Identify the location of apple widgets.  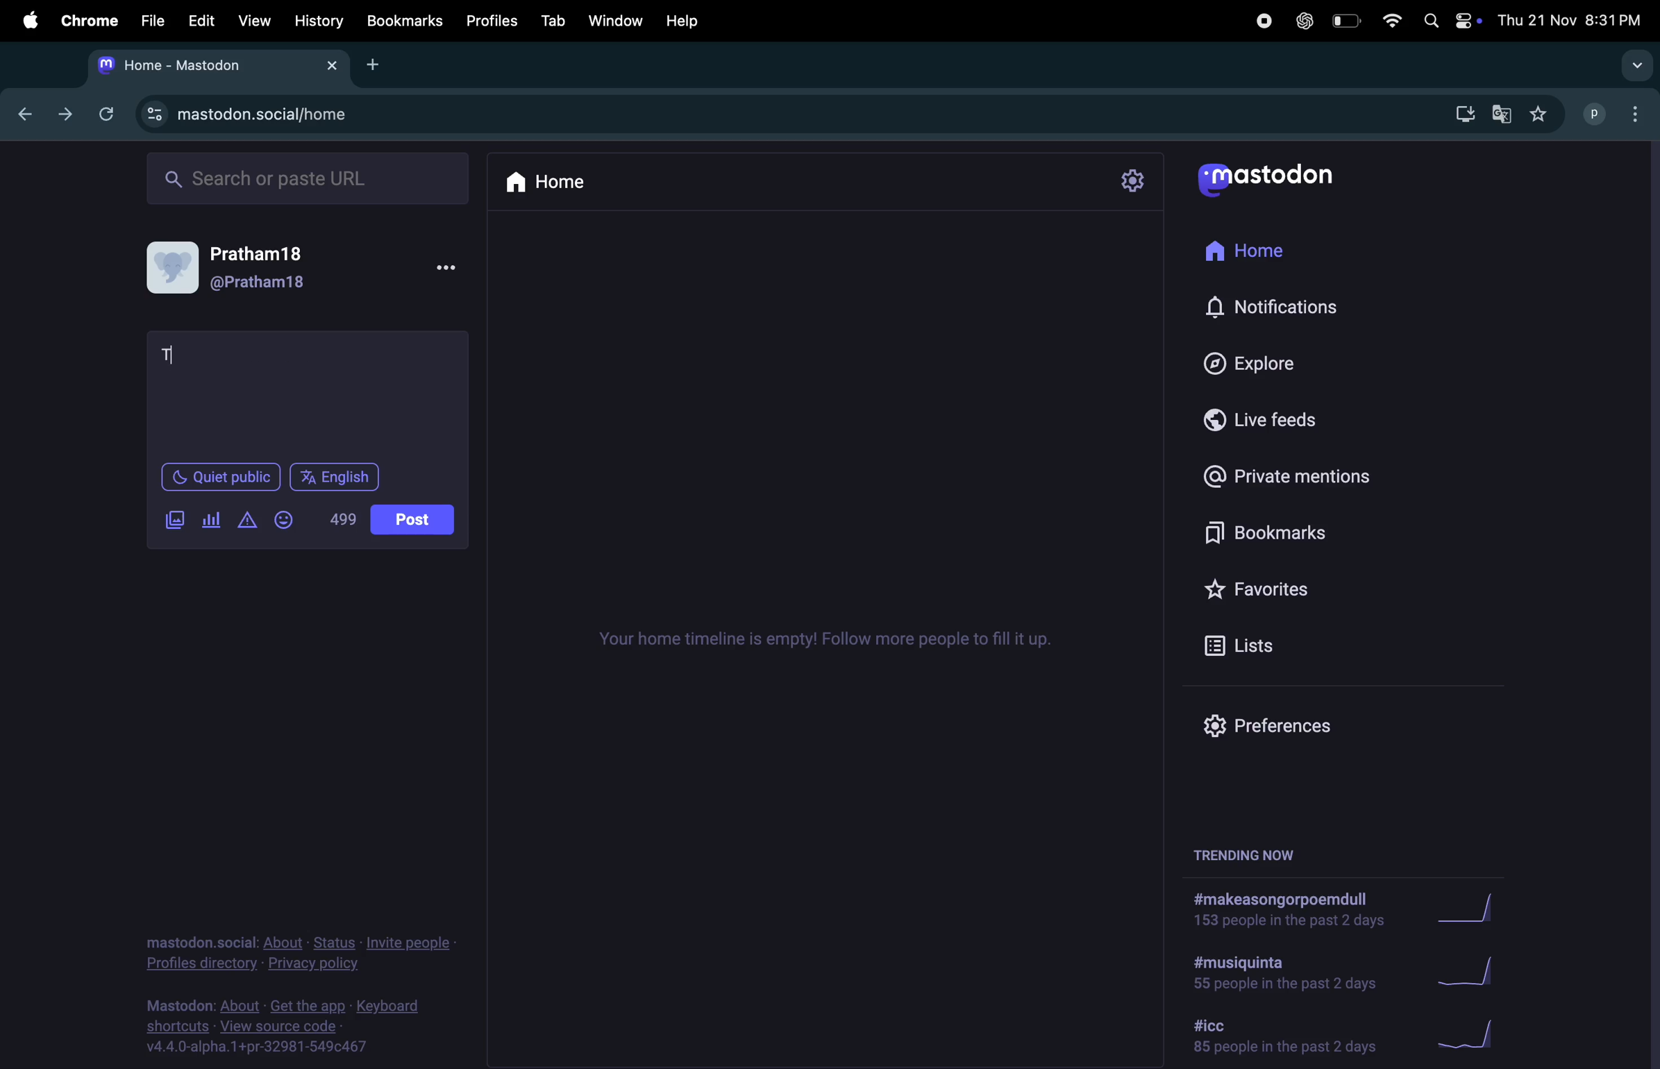
(1449, 21).